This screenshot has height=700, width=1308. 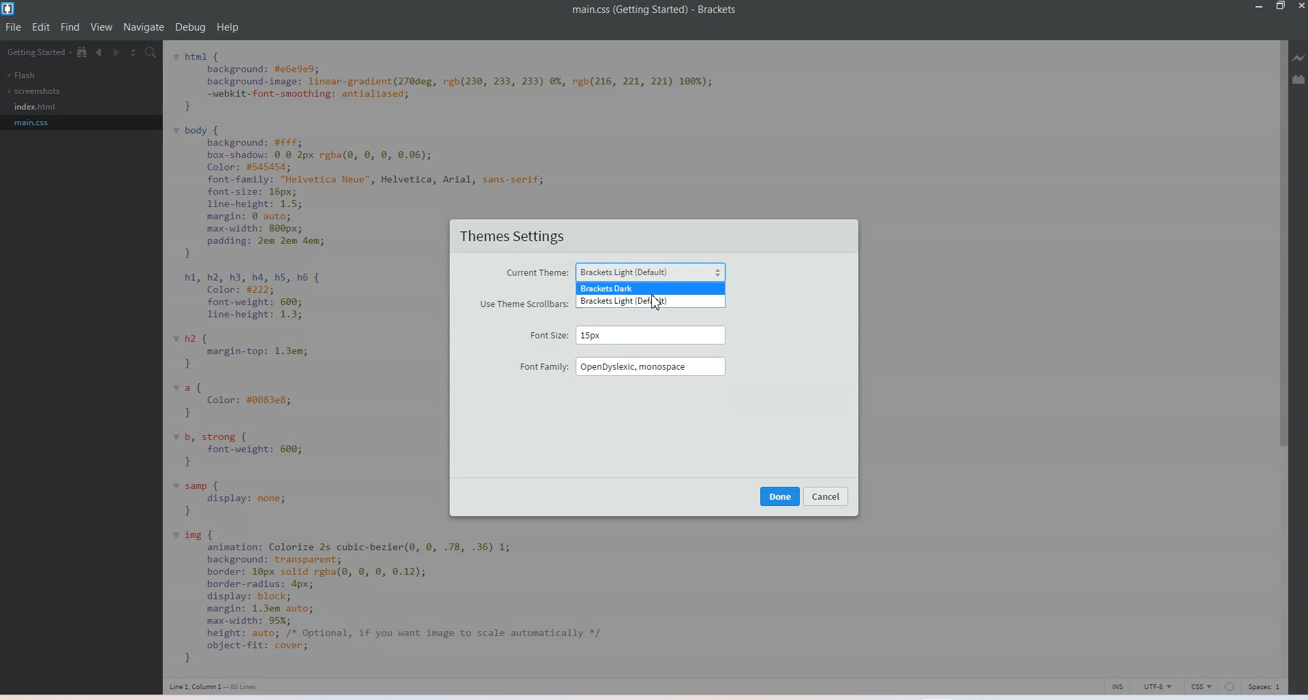 I want to click on Use Theme Scrollbar, so click(x=524, y=304).